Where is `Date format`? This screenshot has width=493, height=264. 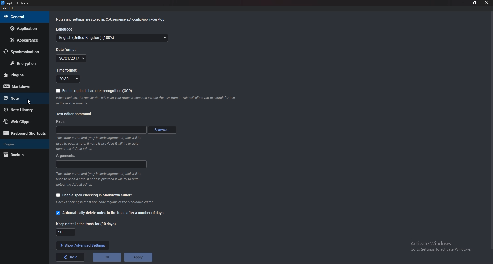 Date format is located at coordinates (67, 50).